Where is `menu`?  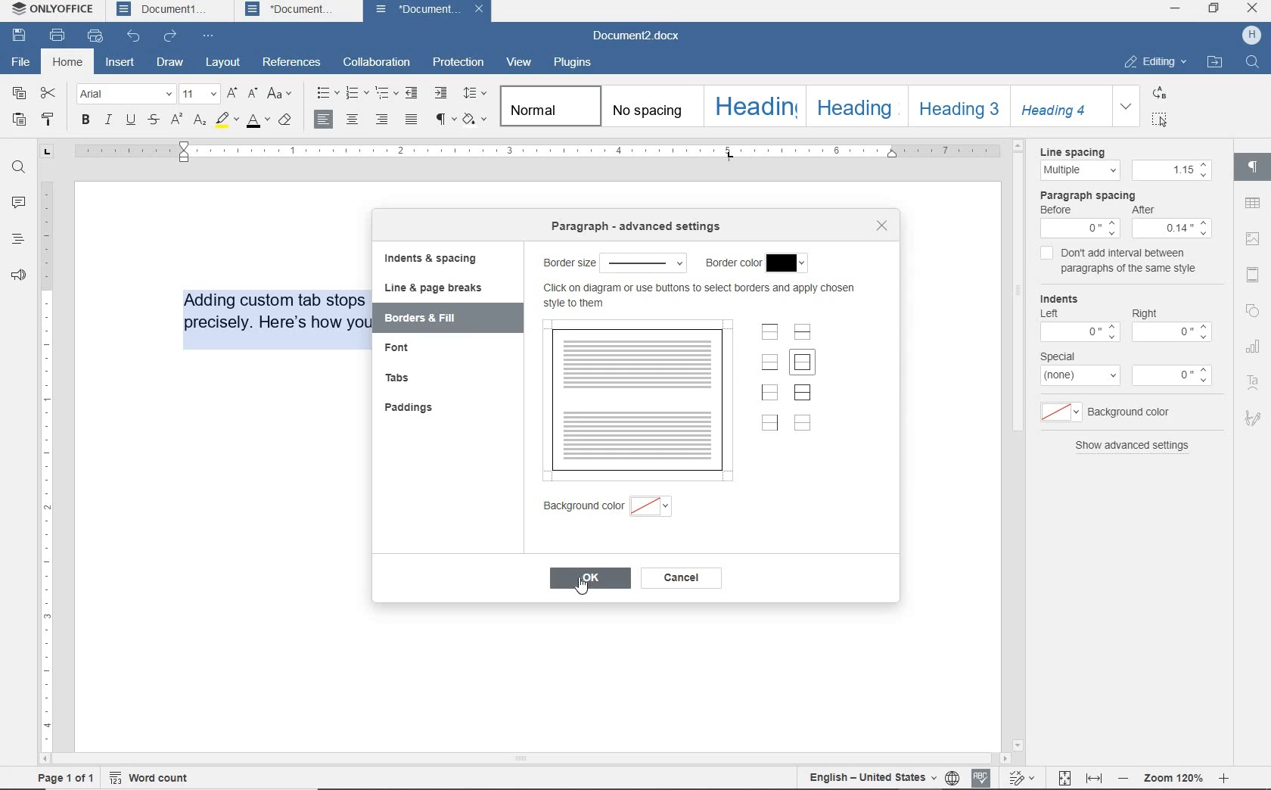
menu is located at coordinates (1174, 375).